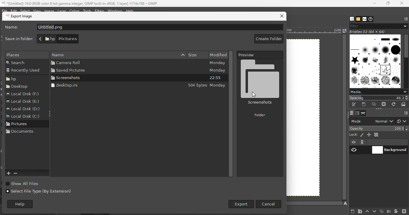 The image size is (409, 215). I want to click on Desktop, so click(19, 87).